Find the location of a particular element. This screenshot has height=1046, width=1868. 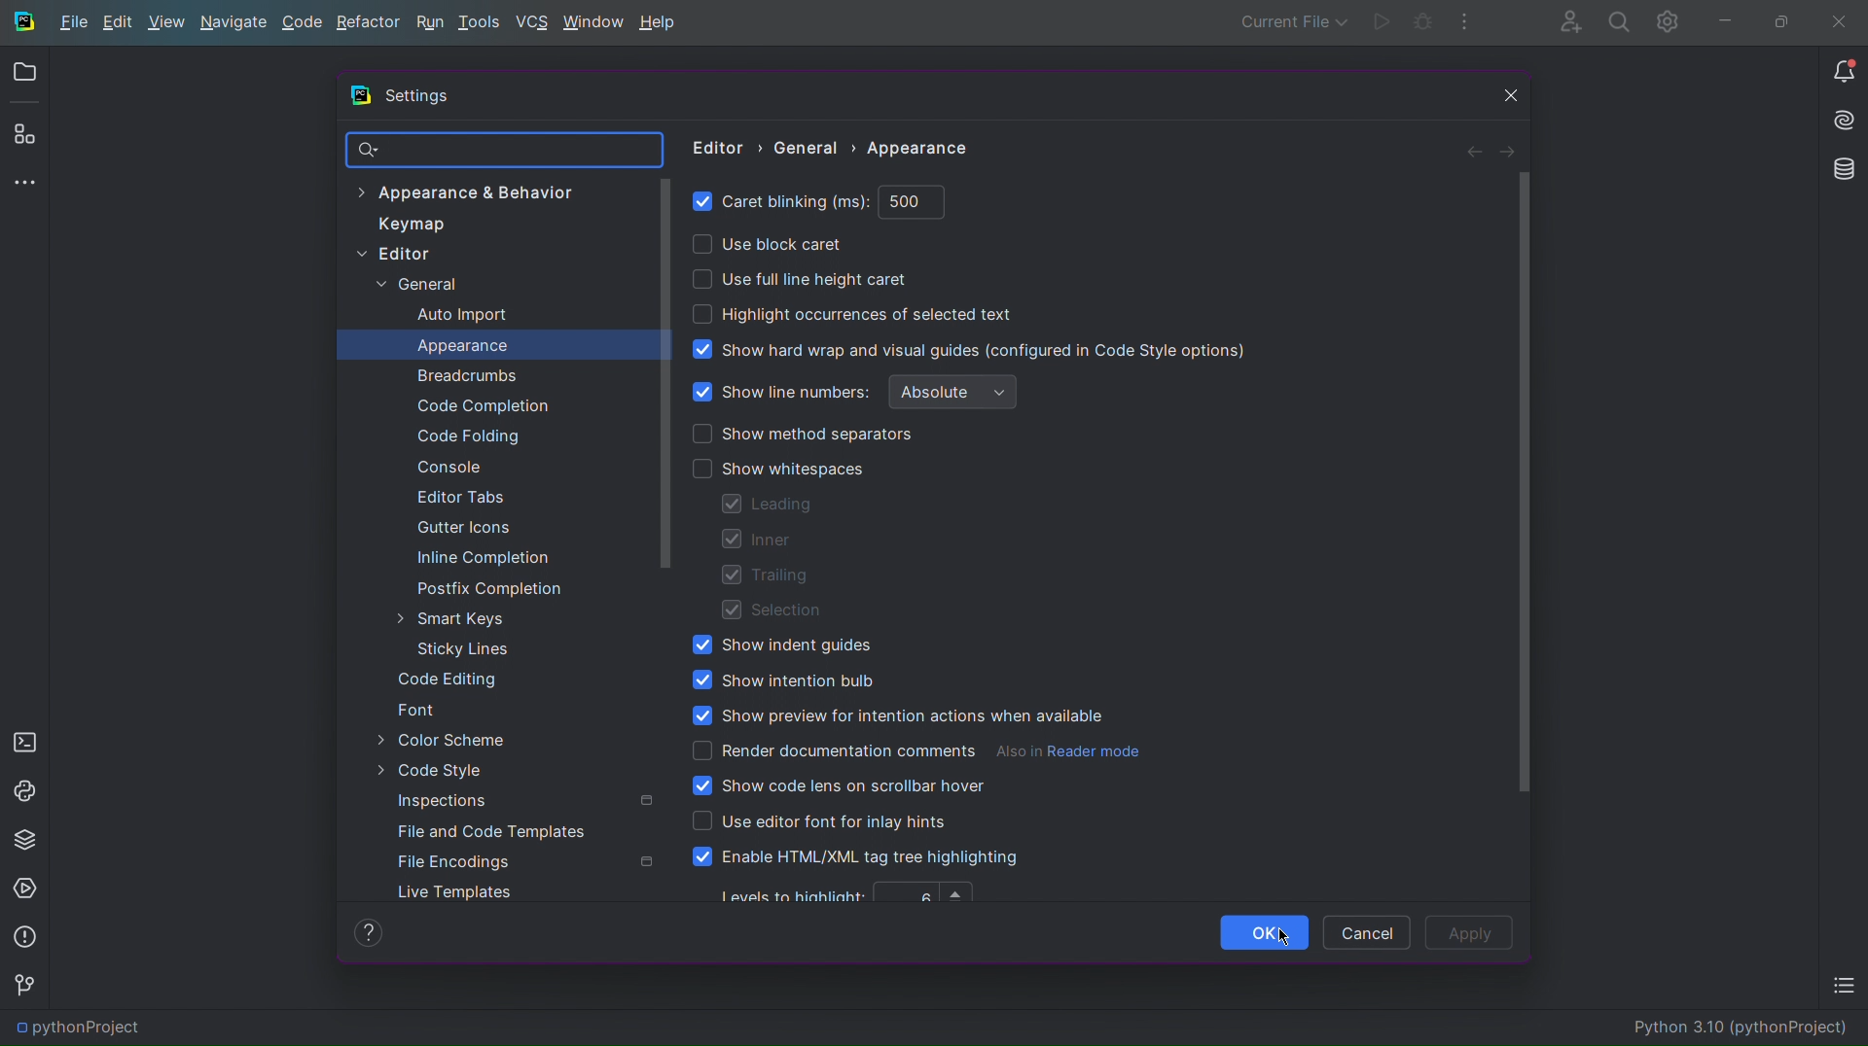

Auto Import is located at coordinates (460, 316).